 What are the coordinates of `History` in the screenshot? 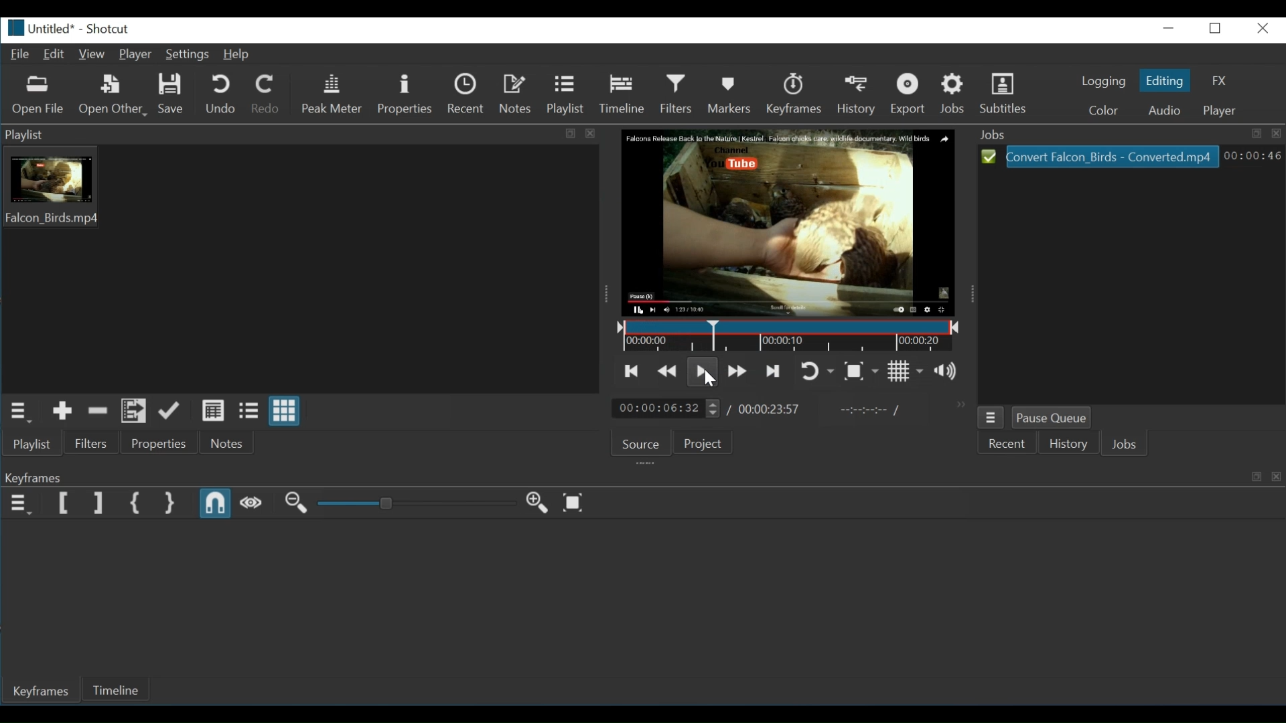 It's located at (1068, 445).